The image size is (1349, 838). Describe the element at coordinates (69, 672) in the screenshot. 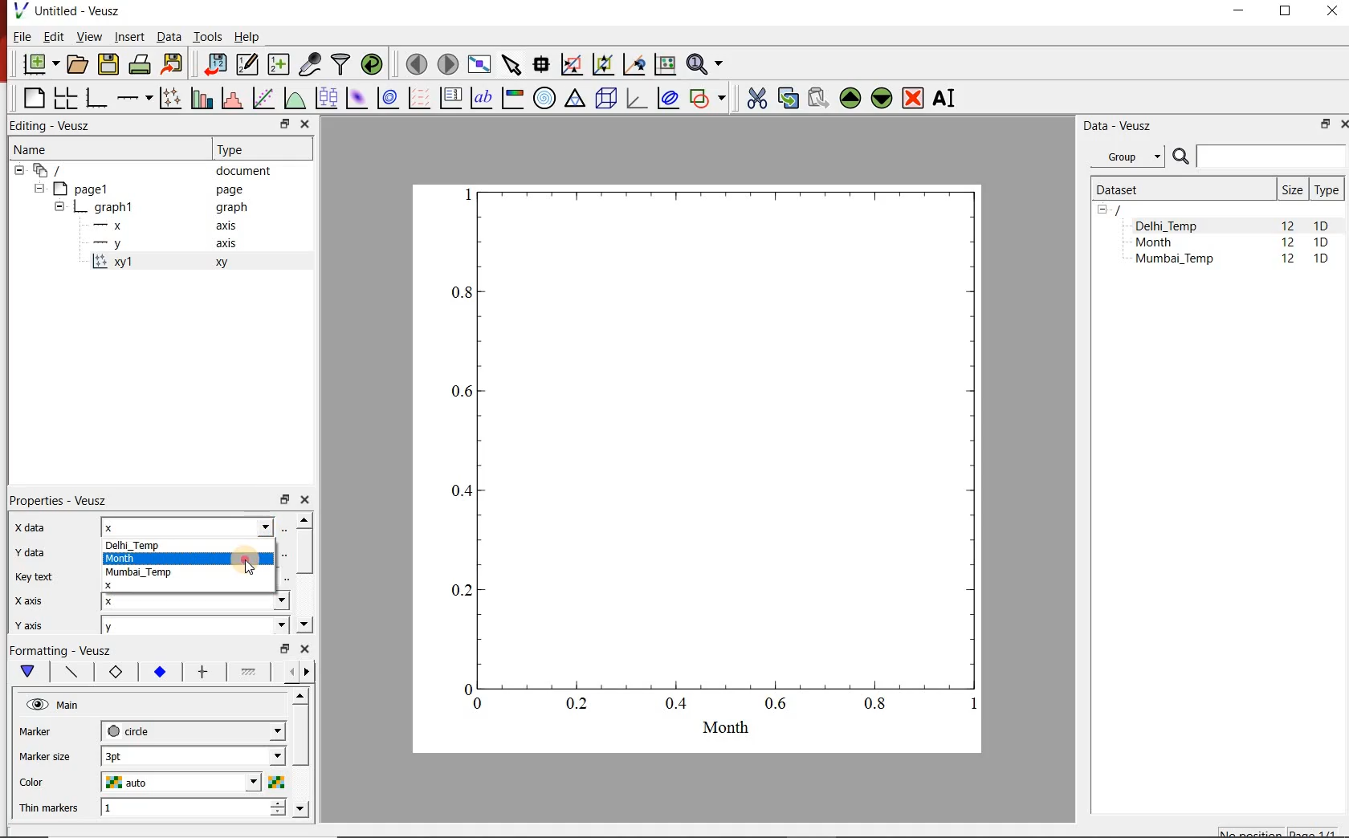

I see `Axis line` at that location.